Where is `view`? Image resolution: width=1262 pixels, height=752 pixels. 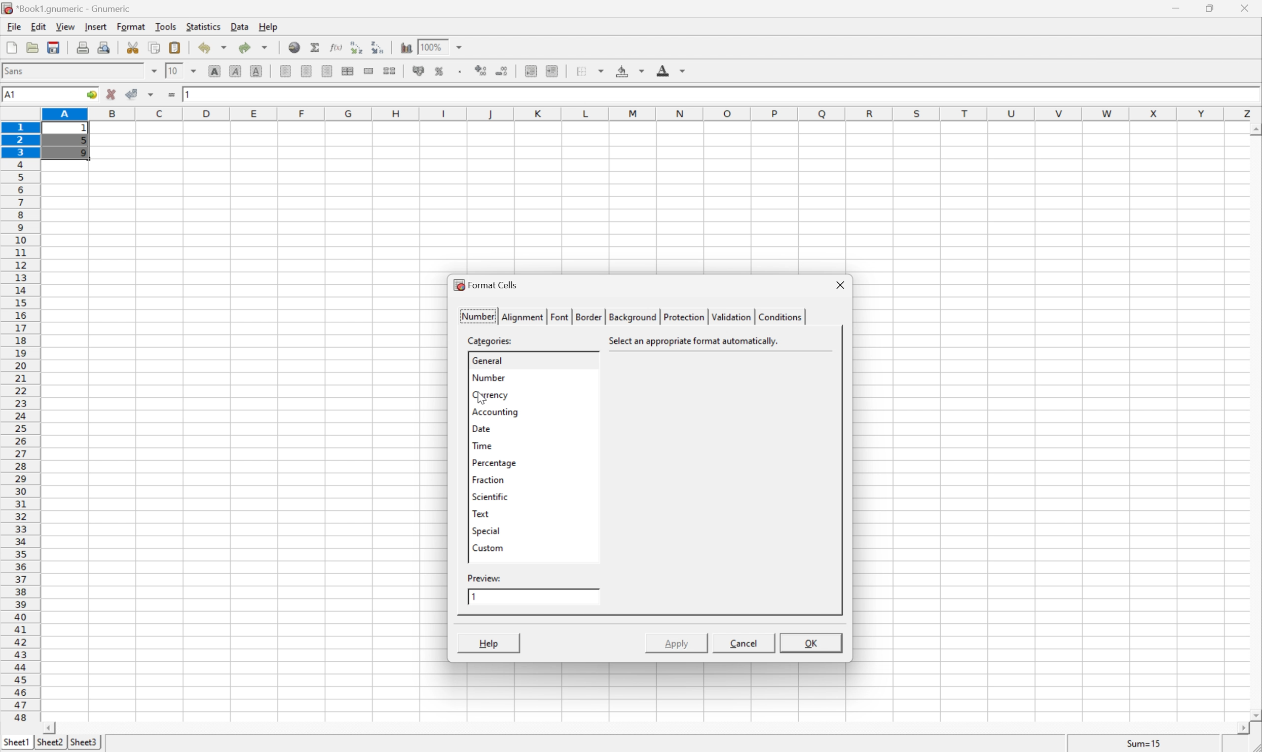
view is located at coordinates (66, 26).